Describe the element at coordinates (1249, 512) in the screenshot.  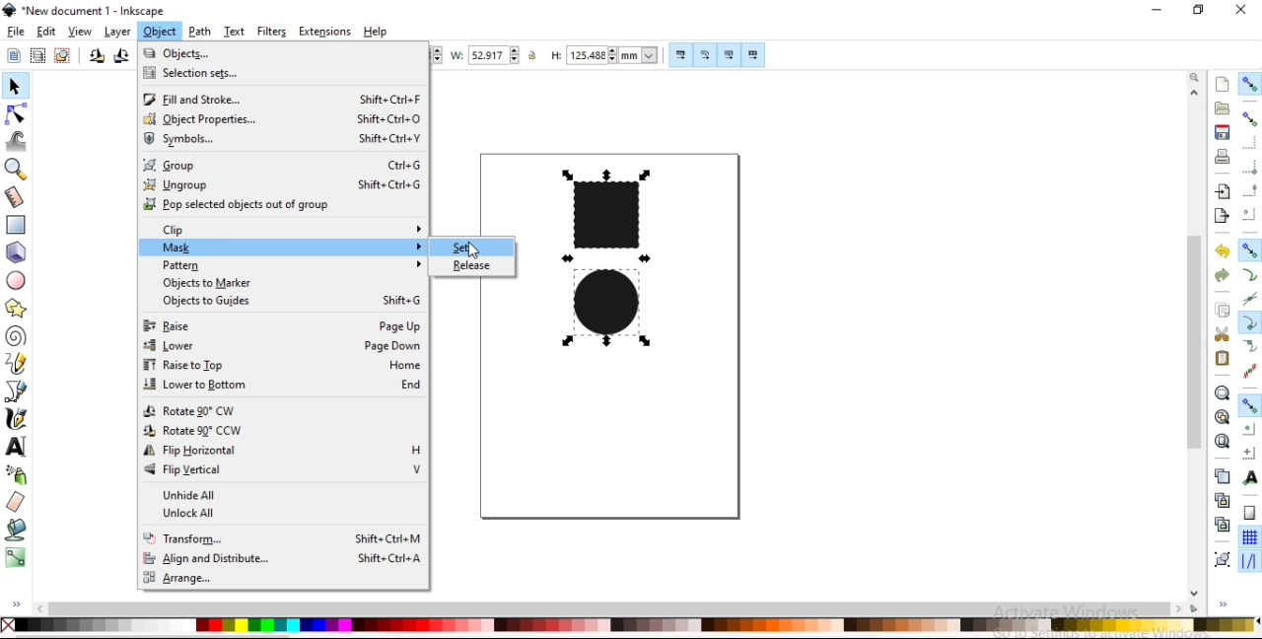
I see `snap to page borders` at that location.